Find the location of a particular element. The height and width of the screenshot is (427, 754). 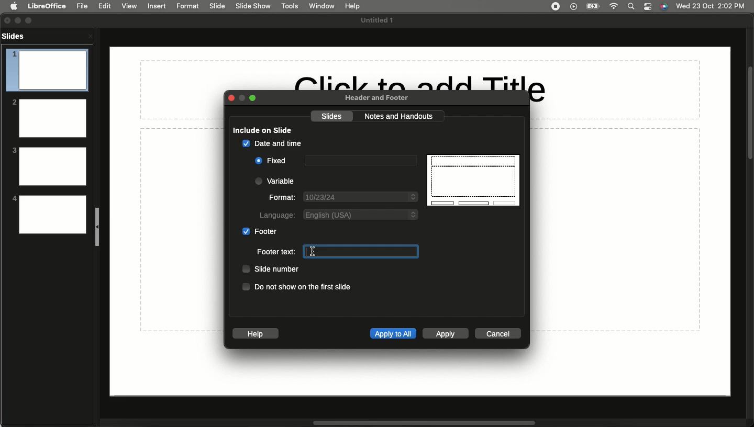

2 is located at coordinates (48, 117).